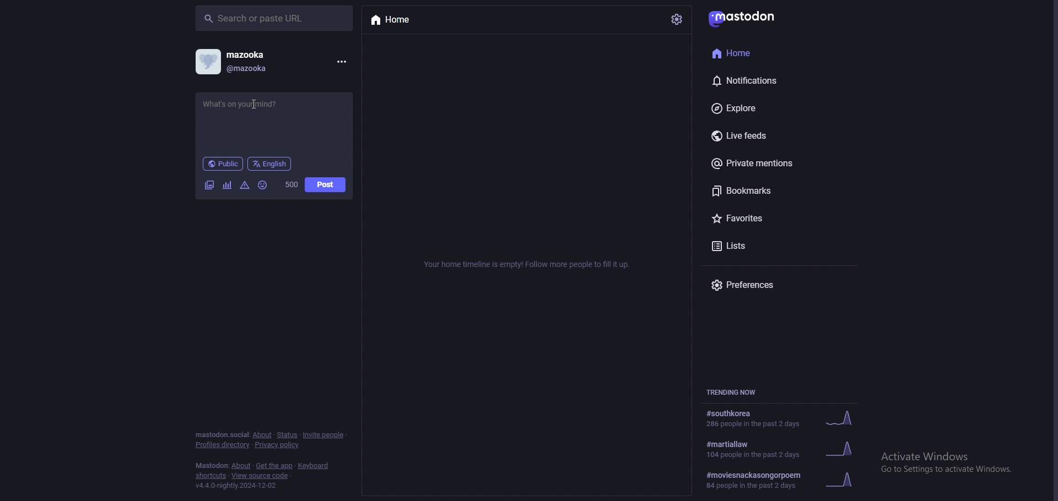  Describe the element at coordinates (210, 476) in the screenshot. I see `shortcuts` at that location.